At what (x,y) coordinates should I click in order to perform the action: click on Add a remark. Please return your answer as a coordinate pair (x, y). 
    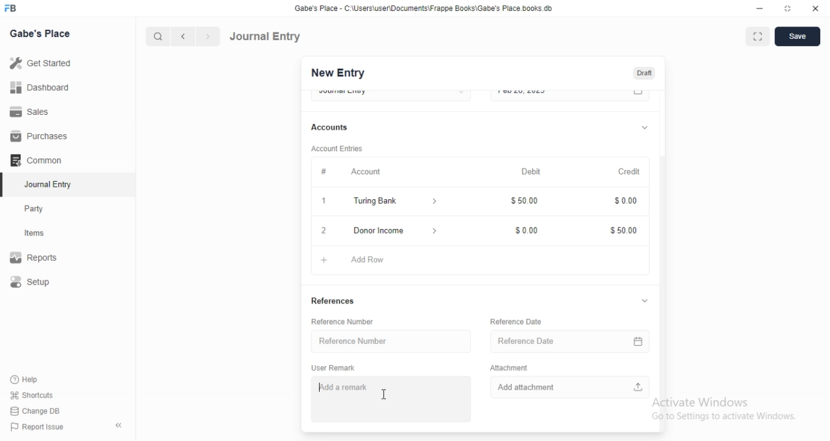
    Looking at the image, I should click on (390, 398).